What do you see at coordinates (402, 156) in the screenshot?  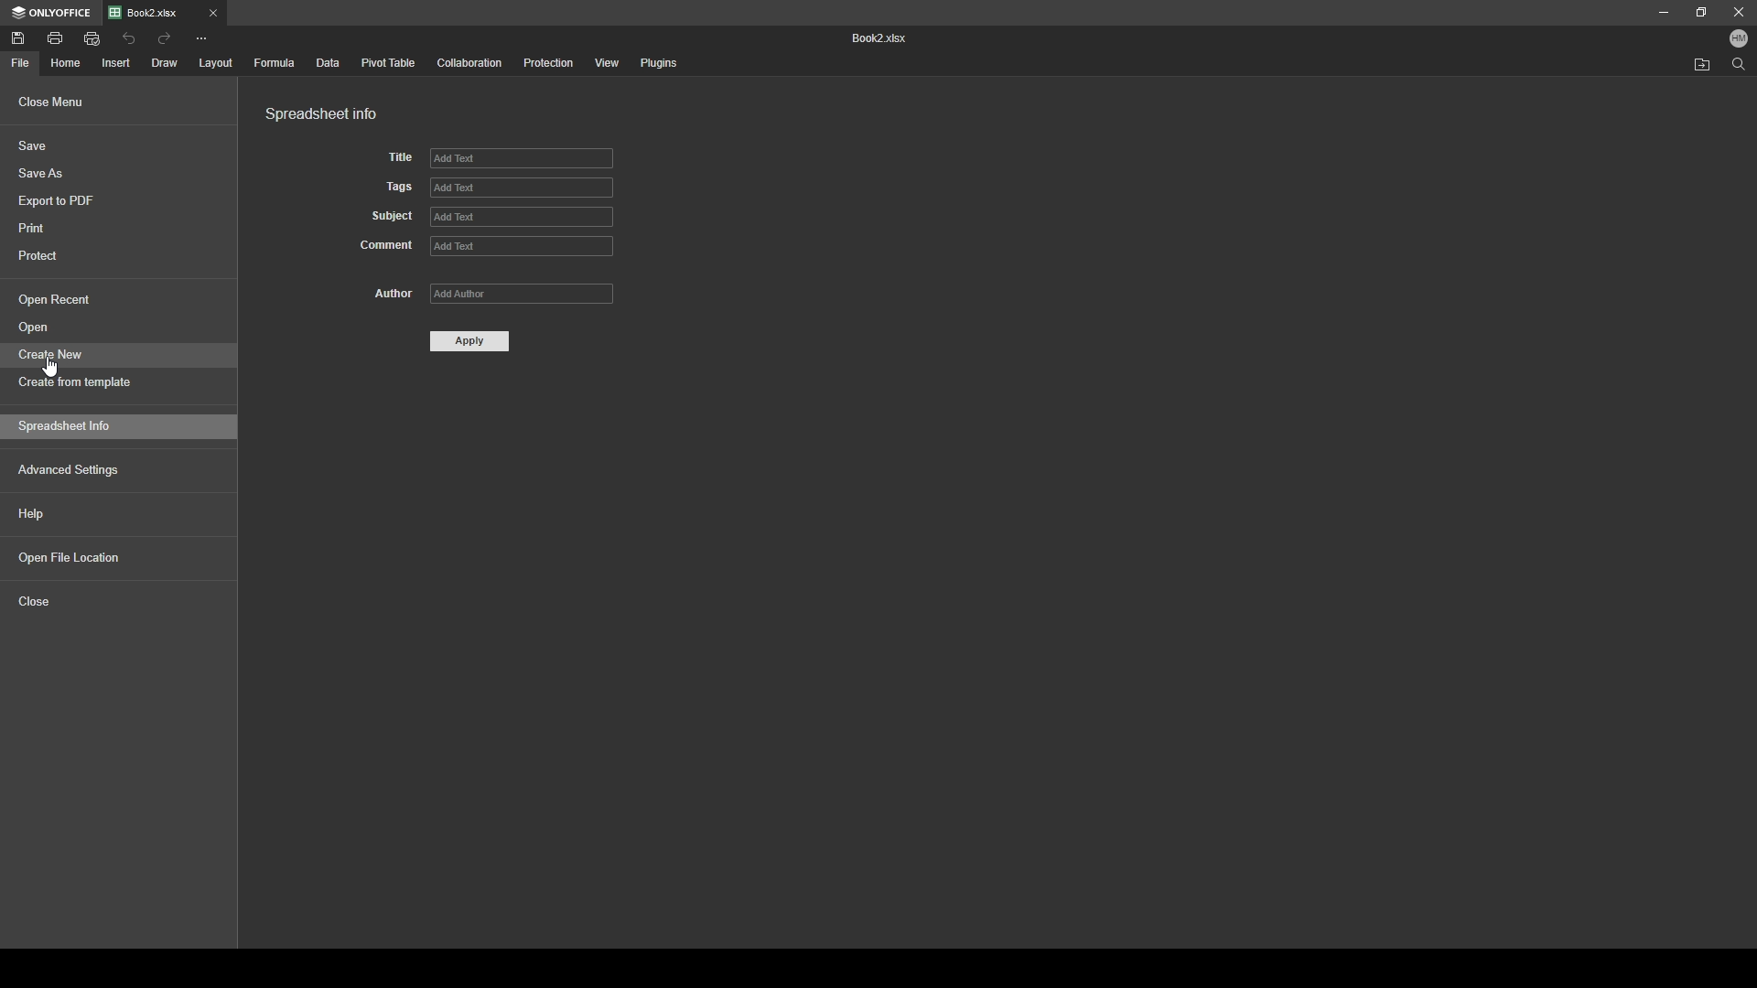 I see `title` at bounding box center [402, 156].